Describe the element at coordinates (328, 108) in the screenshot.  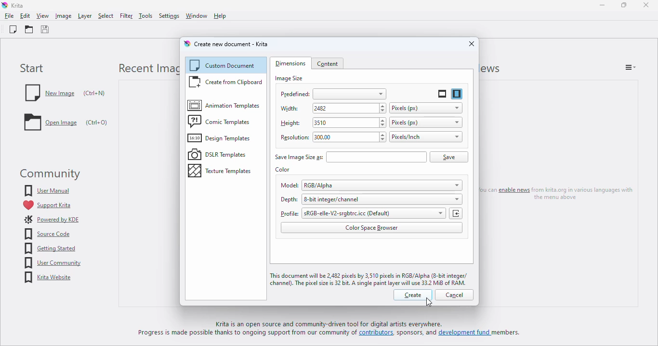
I see `width:  2482` at that location.